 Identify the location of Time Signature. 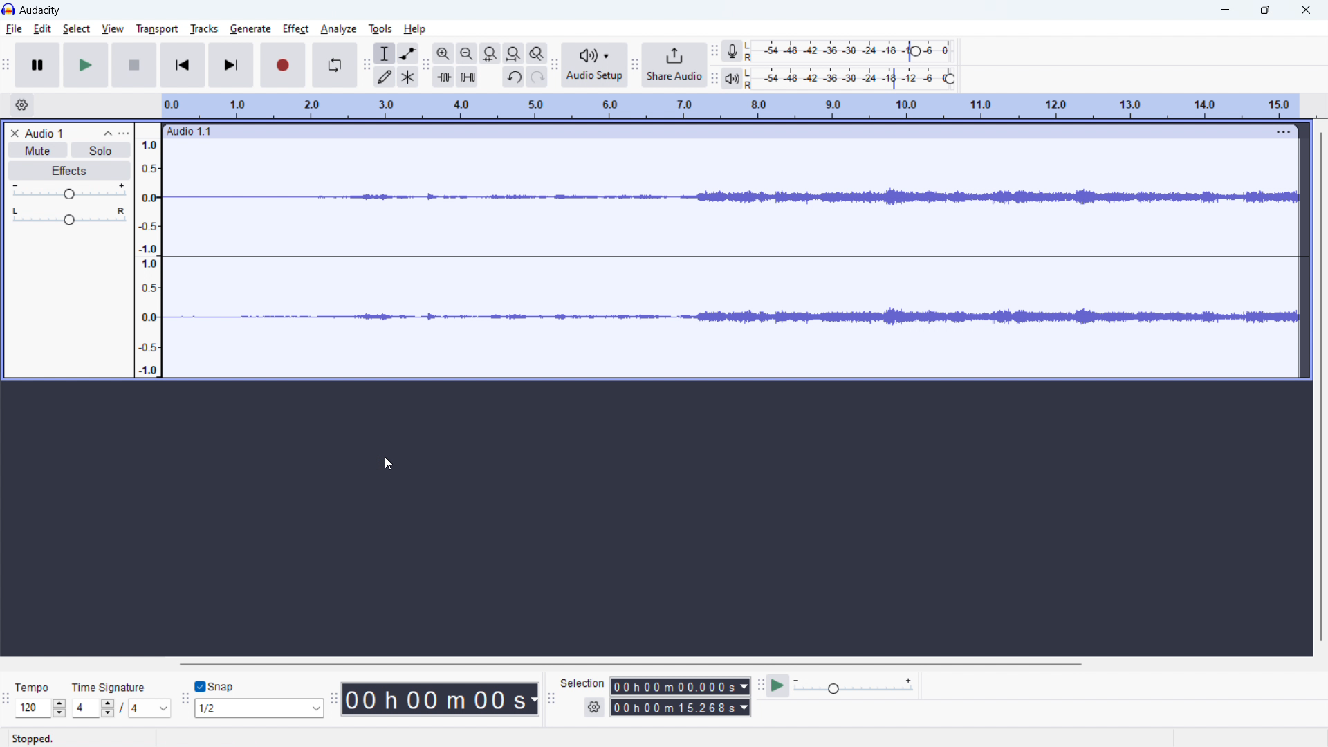
(113, 684).